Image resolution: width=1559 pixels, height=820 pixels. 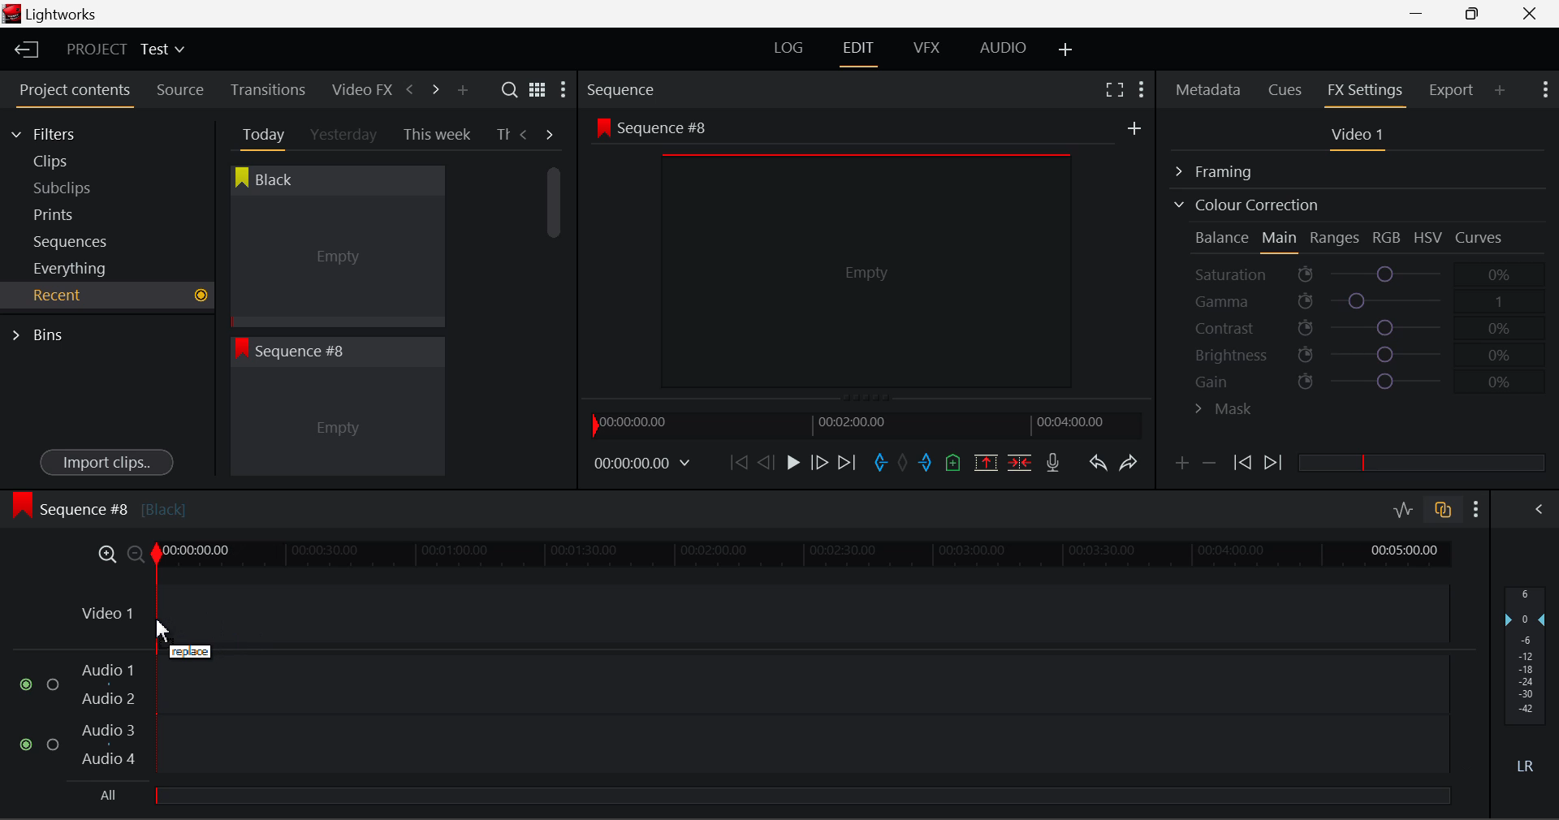 I want to click on Show Settings, so click(x=1140, y=87).